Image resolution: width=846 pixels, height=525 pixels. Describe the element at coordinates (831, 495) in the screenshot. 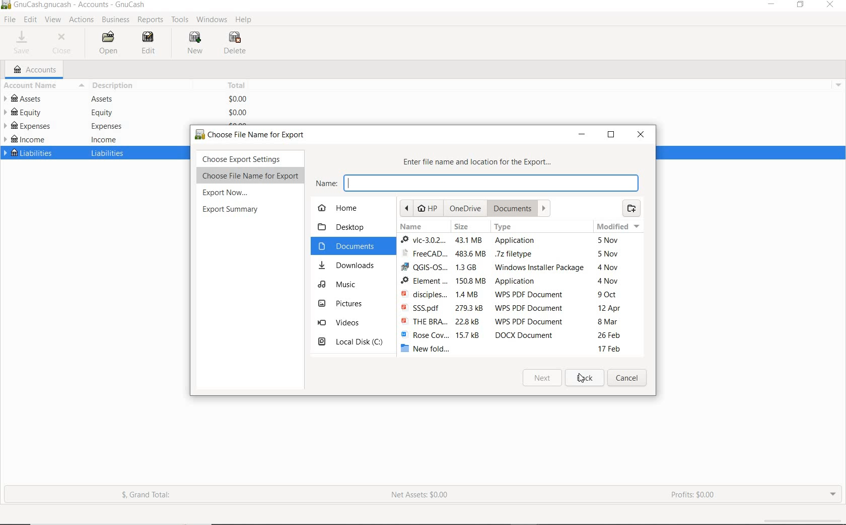

I see `EXPAND` at that location.